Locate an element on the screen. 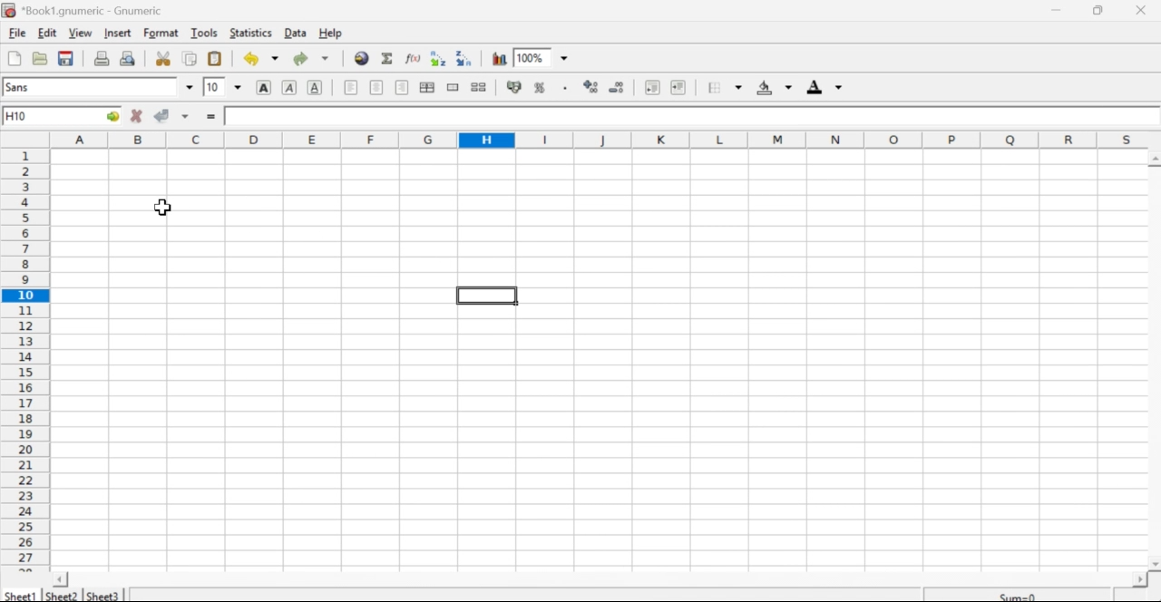 This screenshot has height=602, width=1161. Sheet 2 is located at coordinates (63, 596).